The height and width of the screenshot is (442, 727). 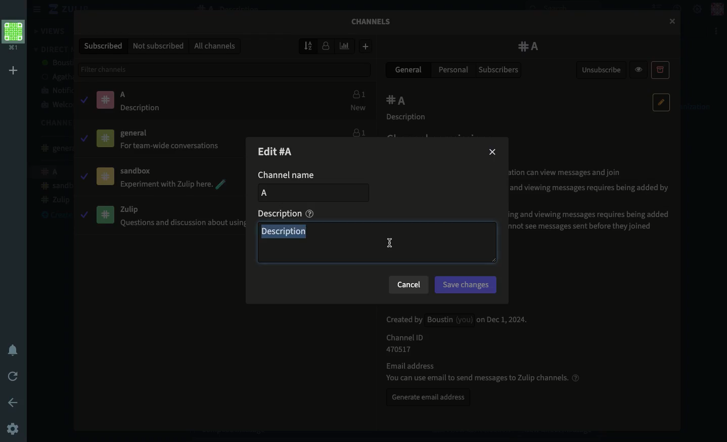 What do you see at coordinates (57, 63) in the screenshot?
I see `boustin` at bounding box center [57, 63].